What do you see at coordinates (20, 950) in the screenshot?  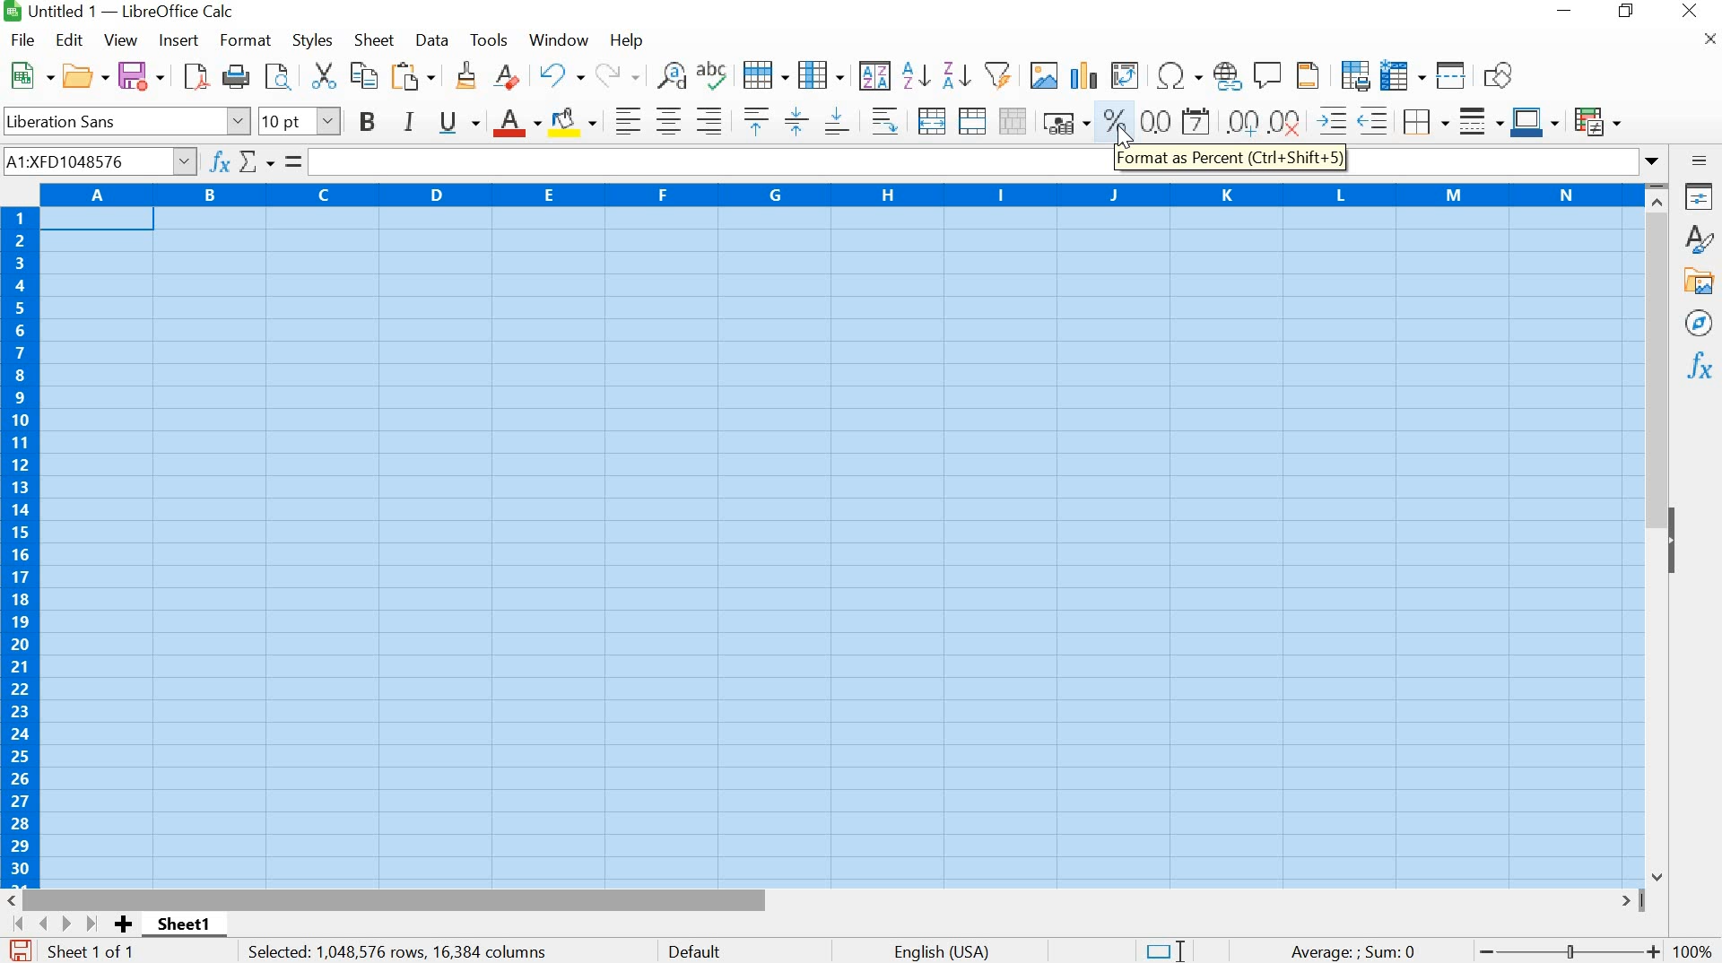 I see `SAVE` at bounding box center [20, 950].